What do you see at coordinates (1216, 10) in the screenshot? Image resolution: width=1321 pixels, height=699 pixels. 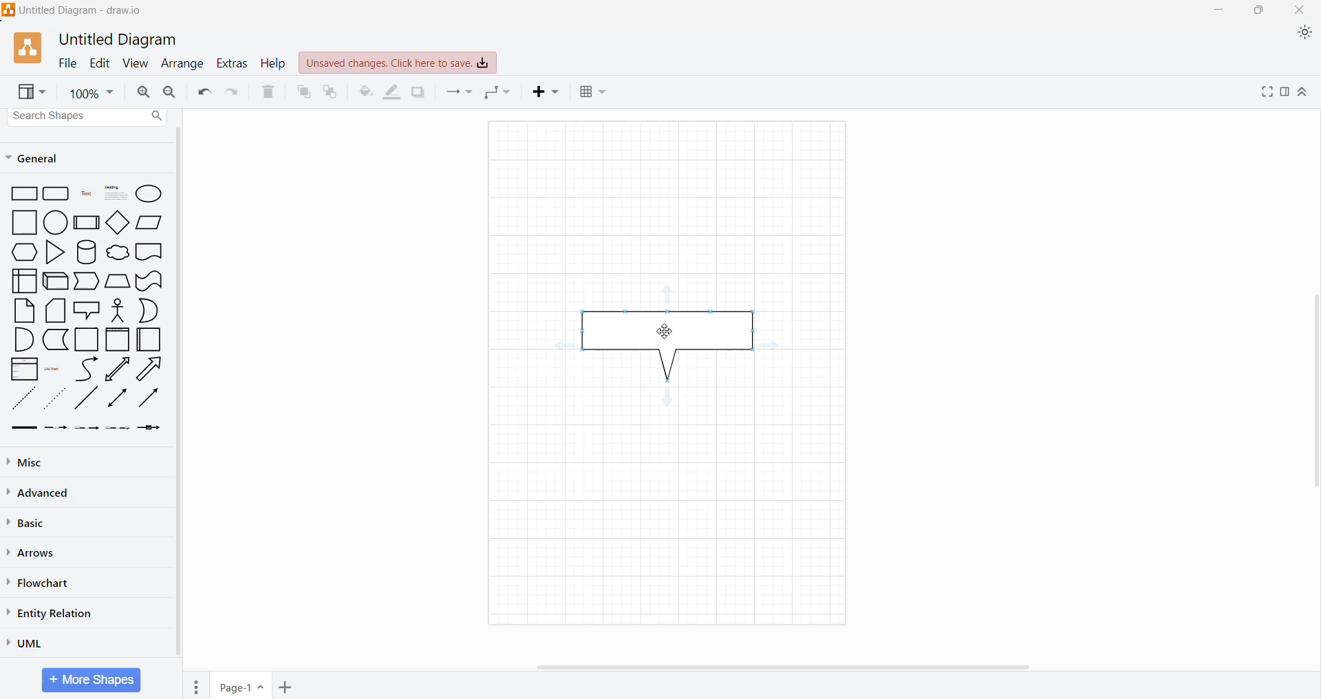 I see `Minimize` at bounding box center [1216, 10].